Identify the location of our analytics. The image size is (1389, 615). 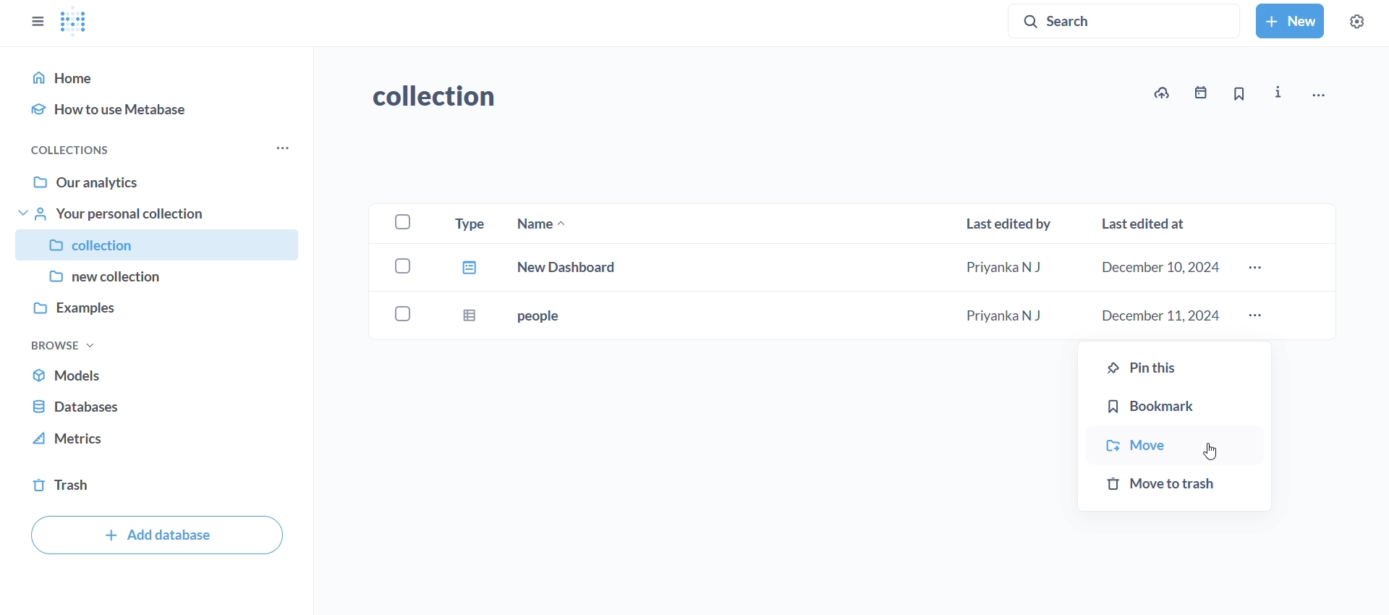
(161, 179).